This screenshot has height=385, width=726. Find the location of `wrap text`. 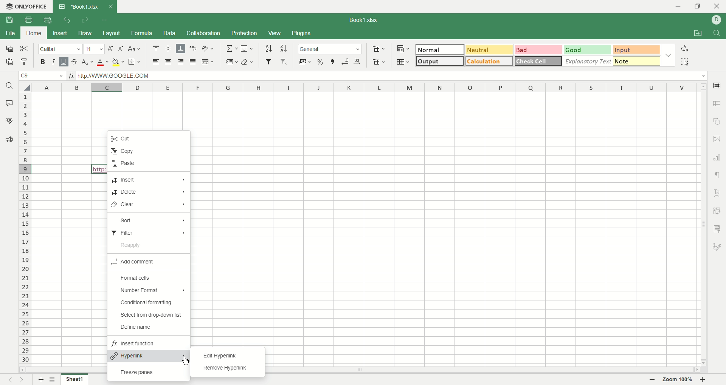

wrap text is located at coordinates (193, 48).